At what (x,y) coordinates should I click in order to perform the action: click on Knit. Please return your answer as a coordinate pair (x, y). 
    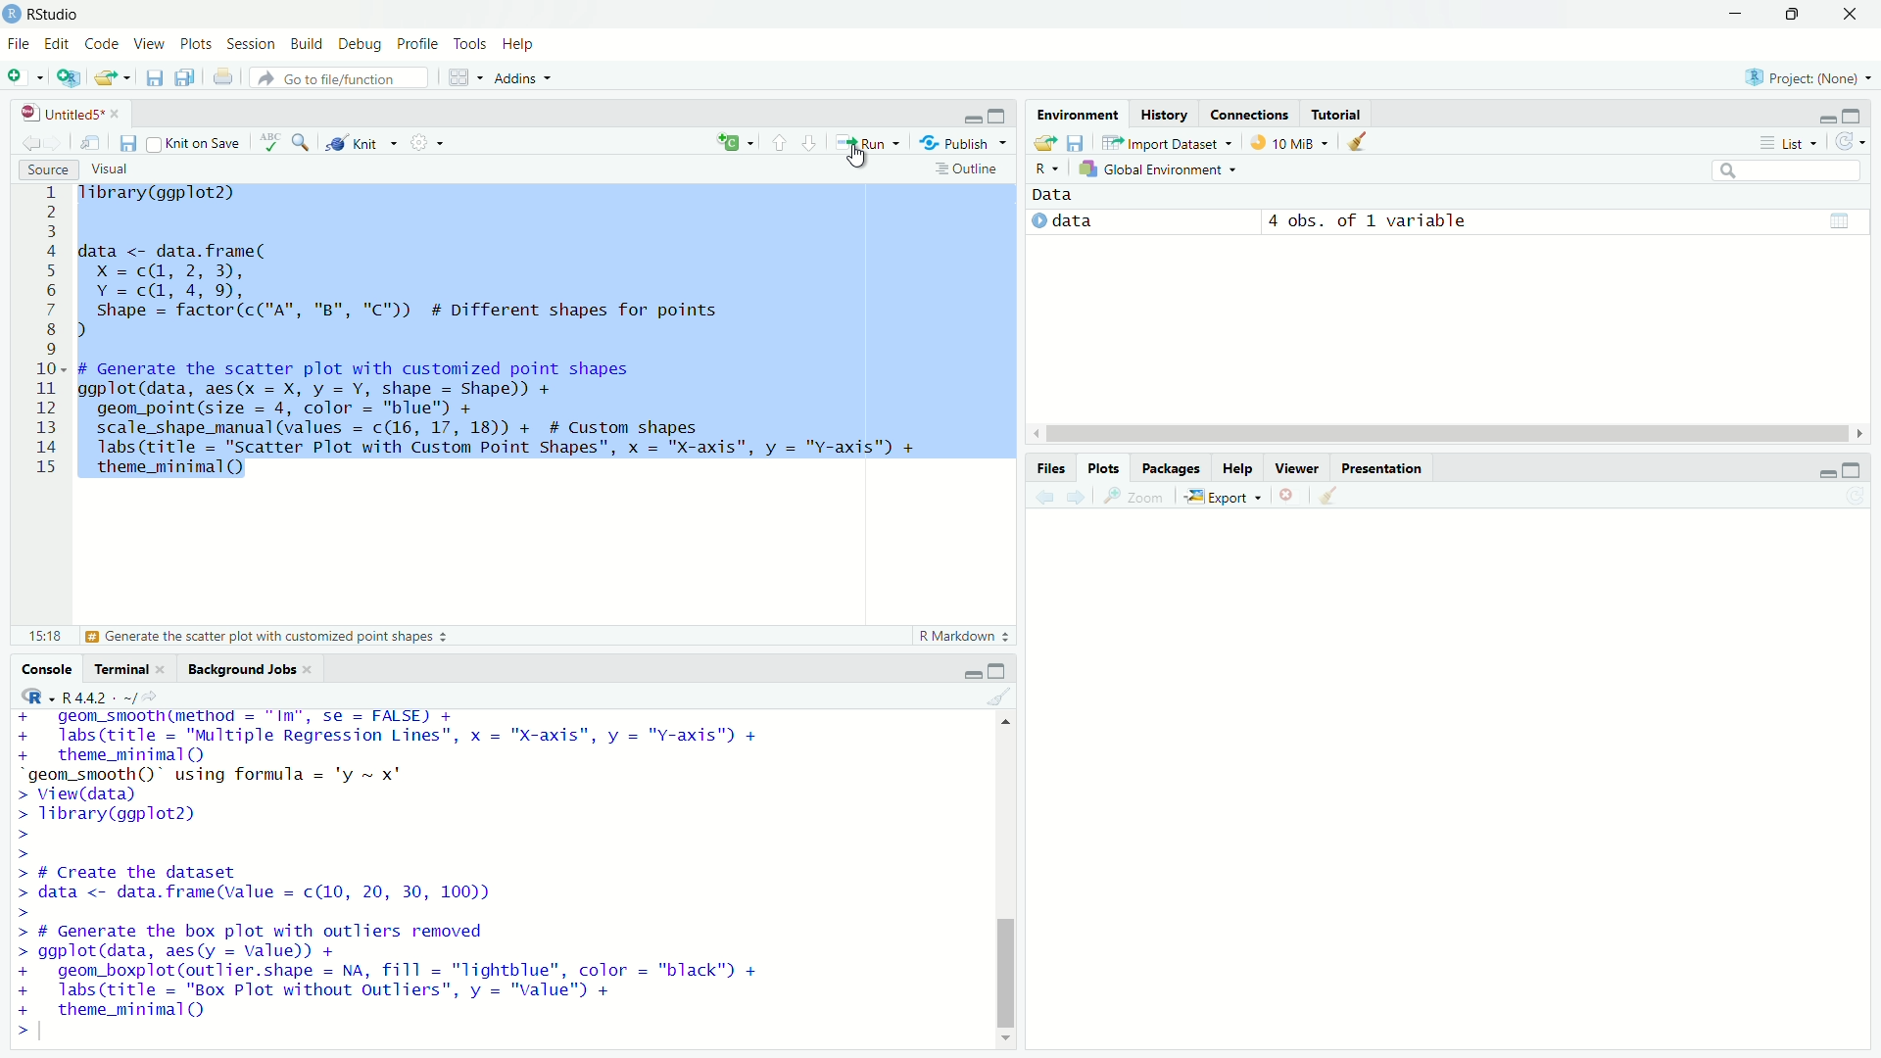
    Looking at the image, I should click on (361, 142).